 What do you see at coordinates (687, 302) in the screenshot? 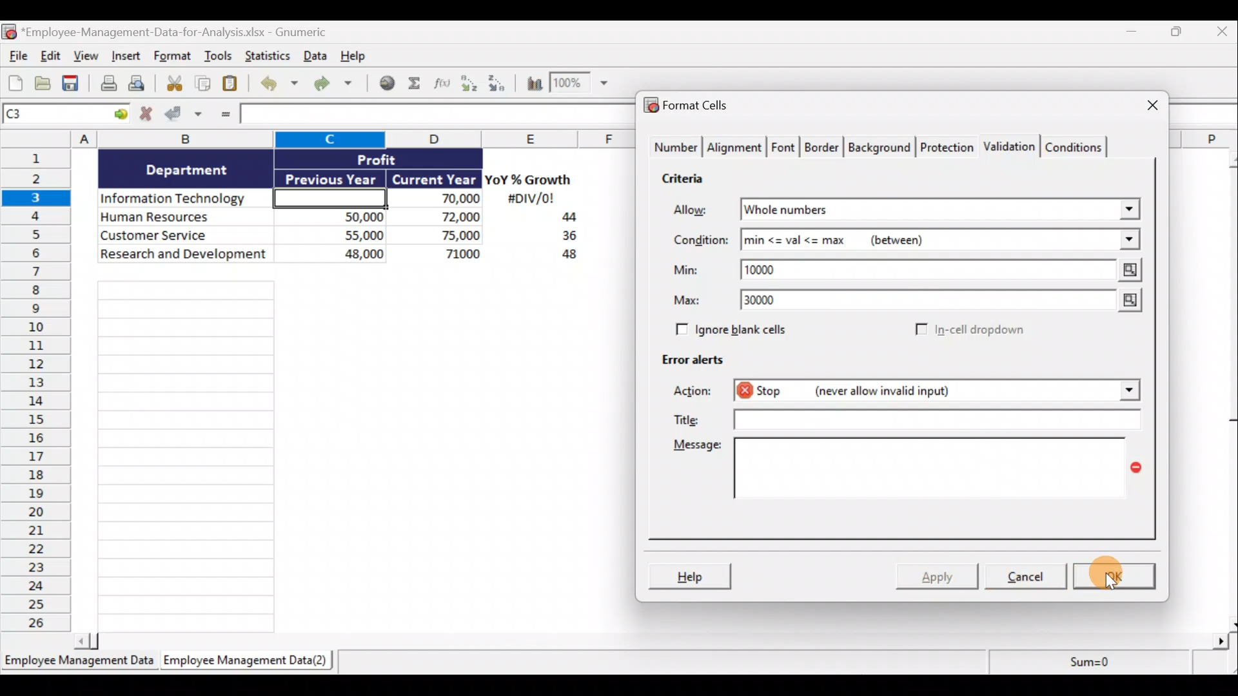
I see `Max:` at bounding box center [687, 302].